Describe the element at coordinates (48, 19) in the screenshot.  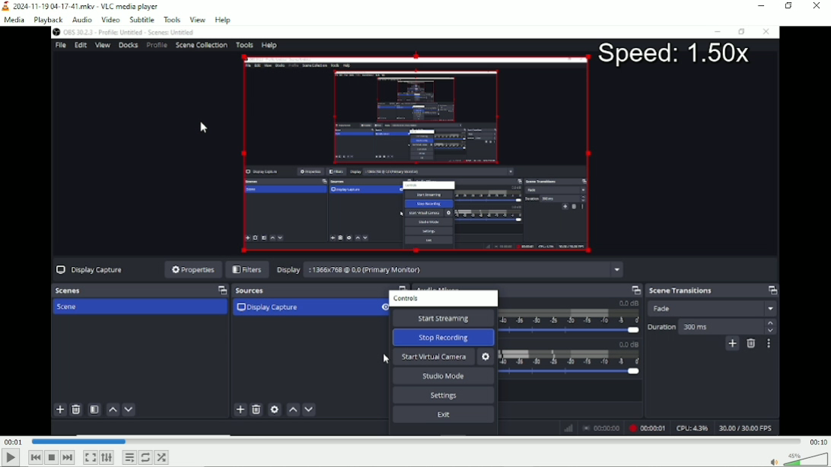
I see `playback` at that location.